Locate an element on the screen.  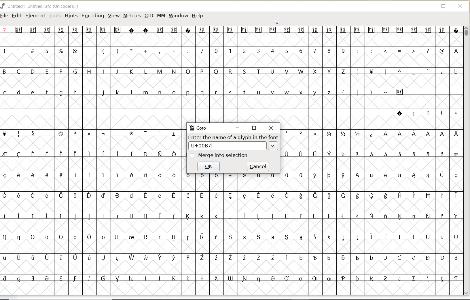
CID is located at coordinates (149, 16).